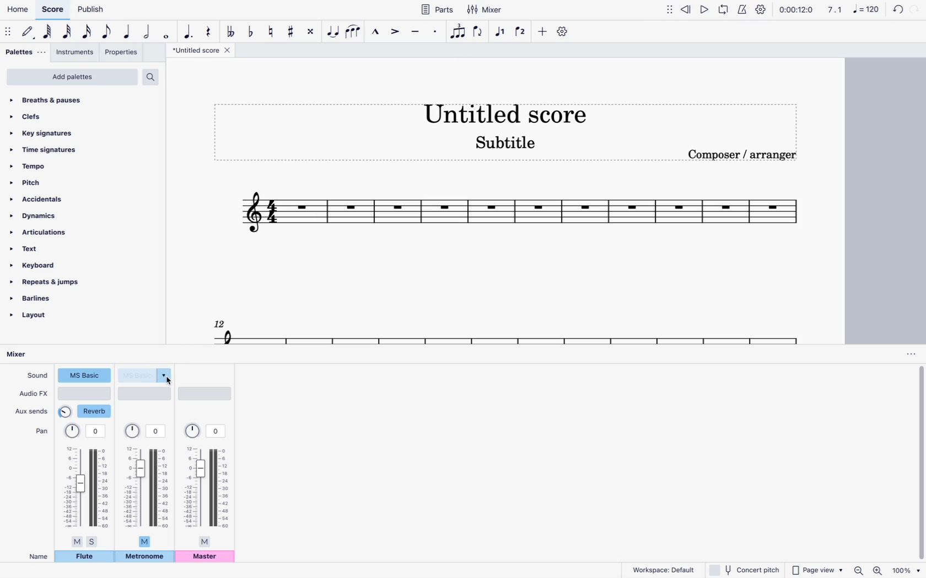 The width and height of the screenshot is (926, 578). I want to click on accidentals, so click(61, 199).